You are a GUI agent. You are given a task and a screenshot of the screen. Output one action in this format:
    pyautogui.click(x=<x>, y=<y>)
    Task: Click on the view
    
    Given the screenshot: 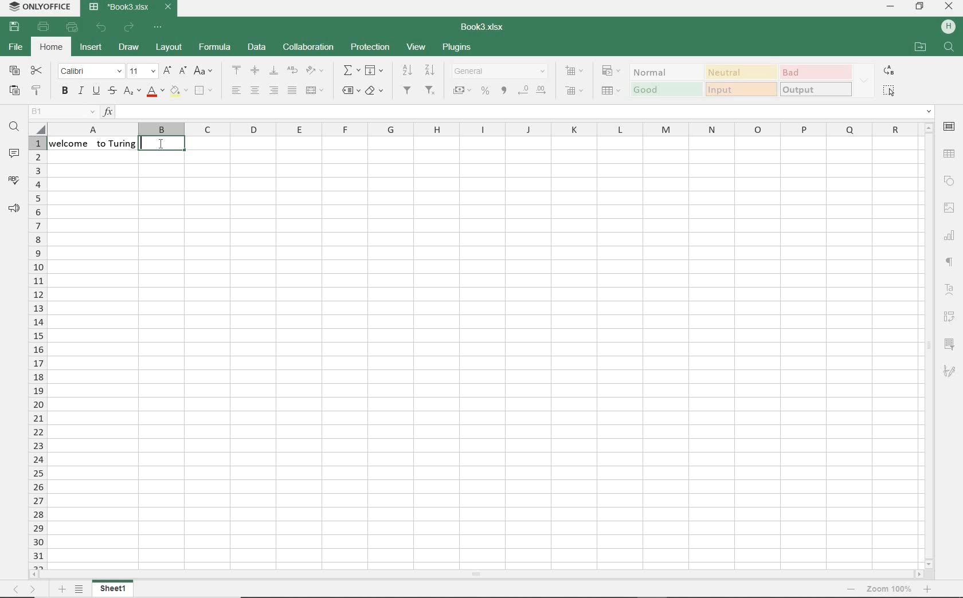 What is the action you would take?
    pyautogui.click(x=417, y=48)
    